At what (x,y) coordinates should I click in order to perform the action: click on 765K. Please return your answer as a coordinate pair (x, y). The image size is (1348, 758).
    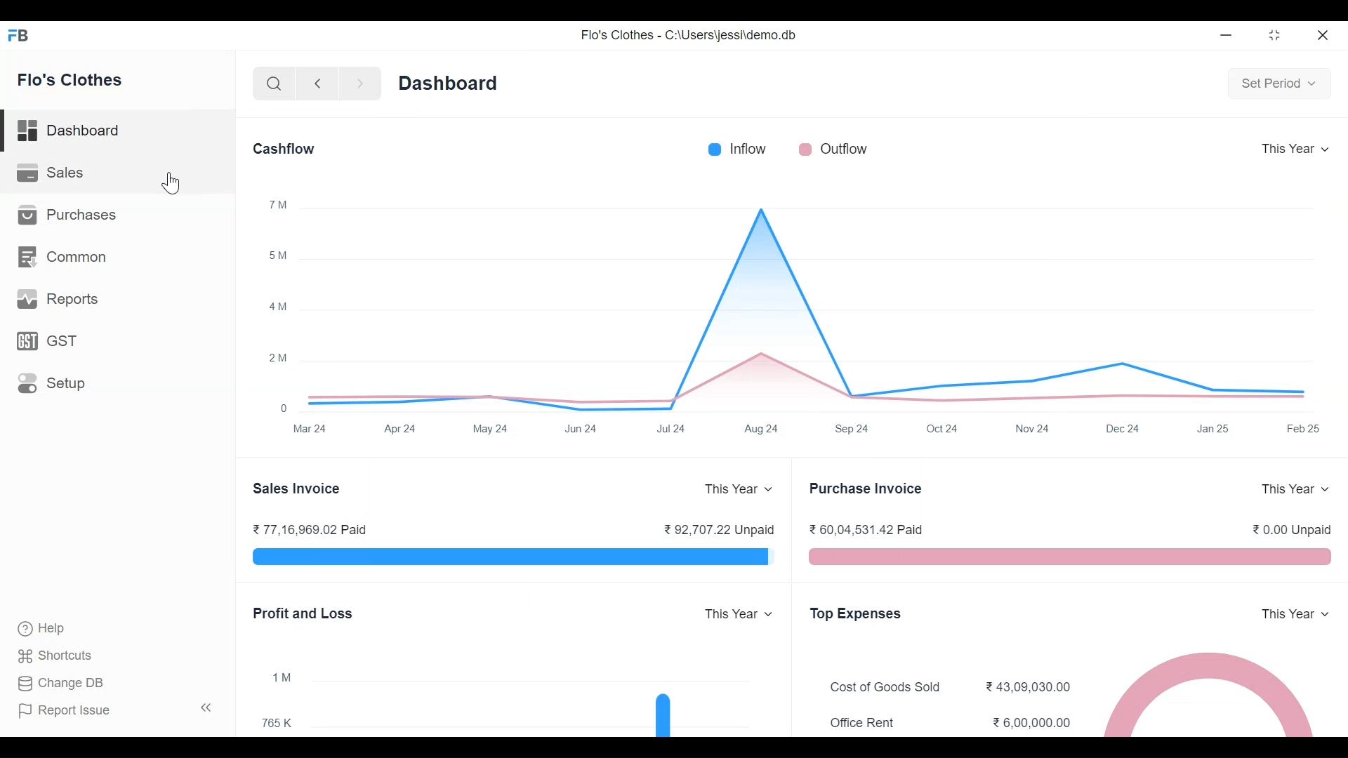
    Looking at the image, I should click on (279, 724).